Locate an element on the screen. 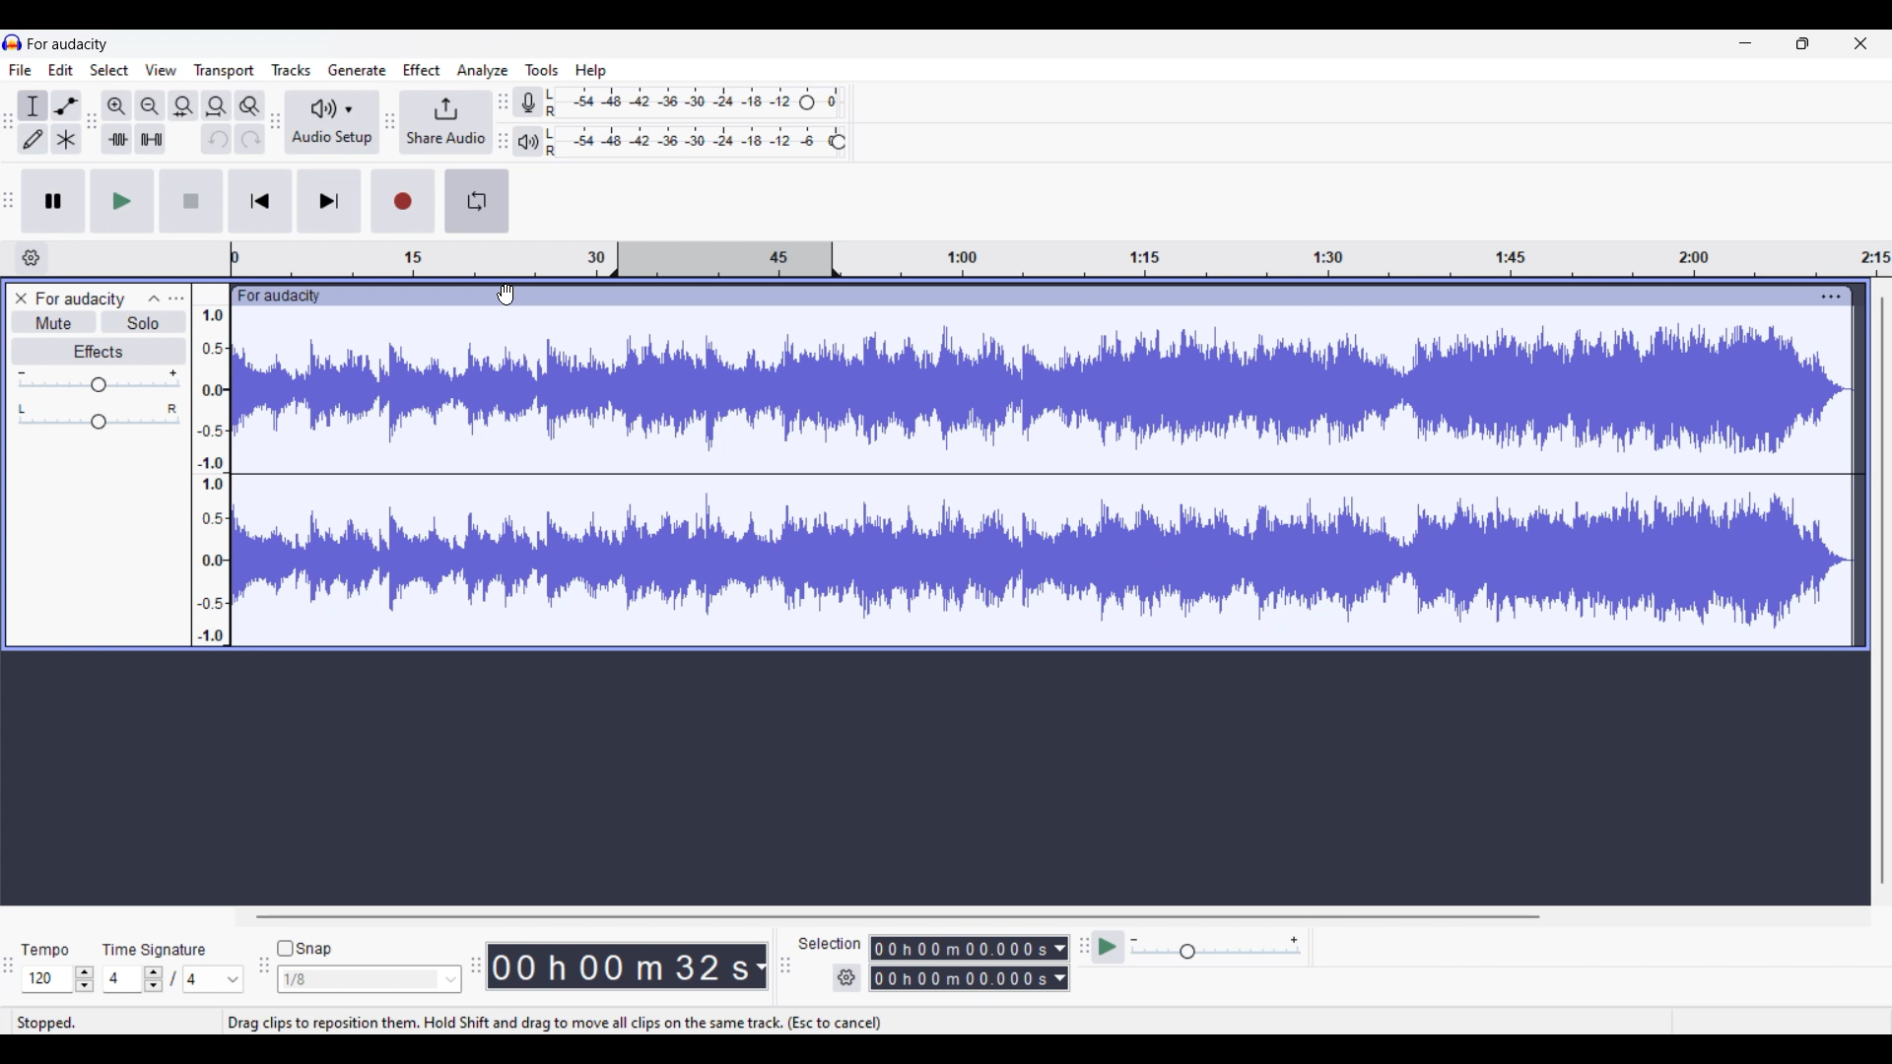 This screenshot has width=1892, height=1064. Selection duration tracker is located at coordinates (961, 978).